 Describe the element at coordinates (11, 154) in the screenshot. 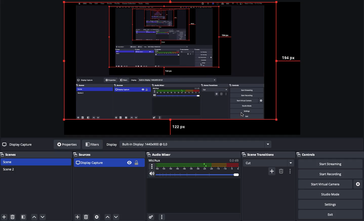

I see `Scenes` at that location.